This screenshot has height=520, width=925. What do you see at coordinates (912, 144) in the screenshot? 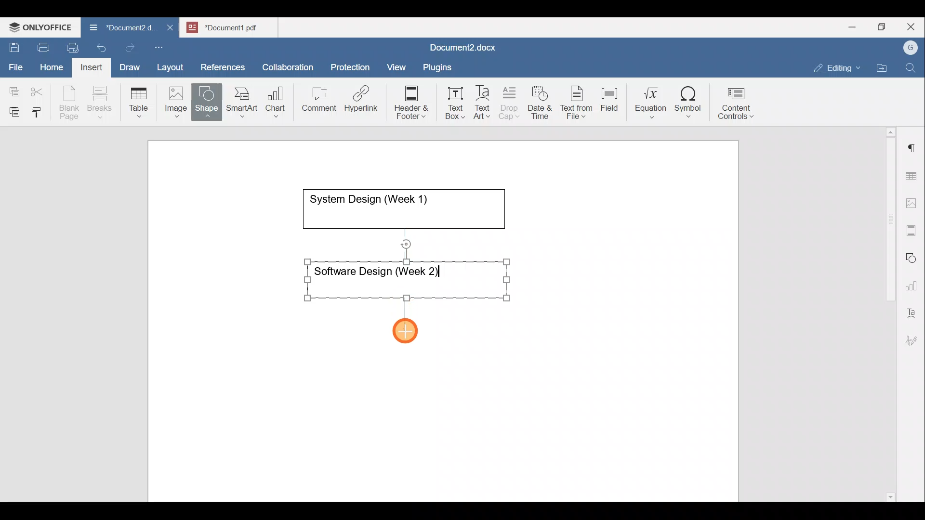
I see `Paragraph settings` at bounding box center [912, 144].